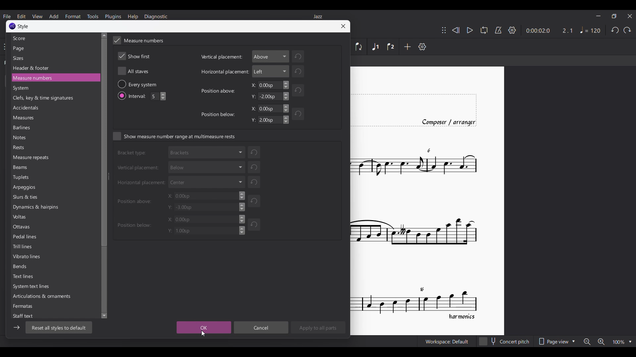 The height and width of the screenshot is (357, 636). I want to click on Trill, so click(24, 248).